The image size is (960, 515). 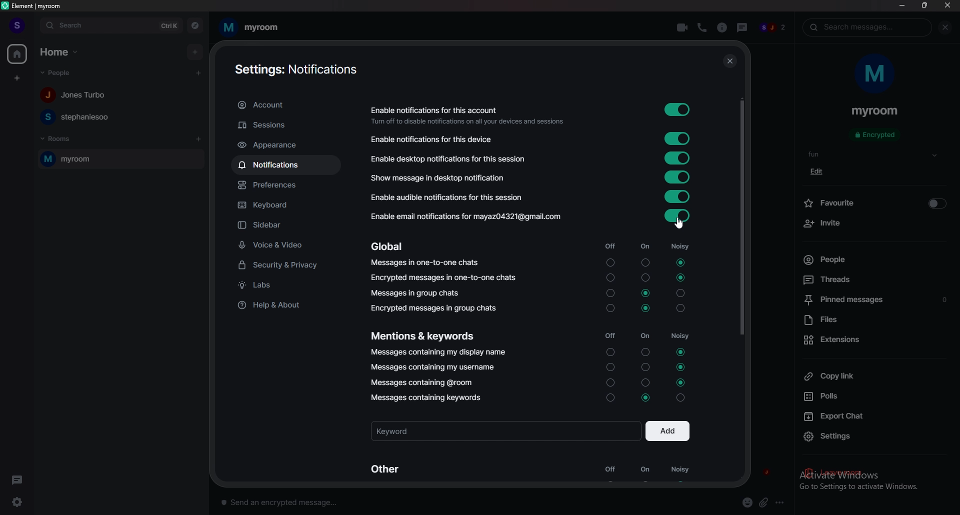 I want to click on room photo, so click(x=876, y=74).